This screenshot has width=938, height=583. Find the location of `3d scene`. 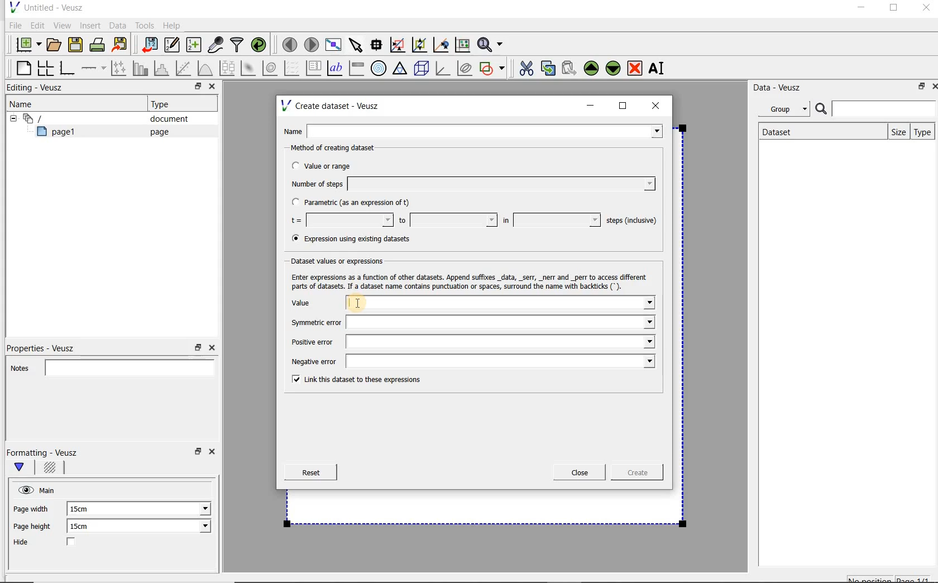

3d scene is located at coordinates (422, 69).